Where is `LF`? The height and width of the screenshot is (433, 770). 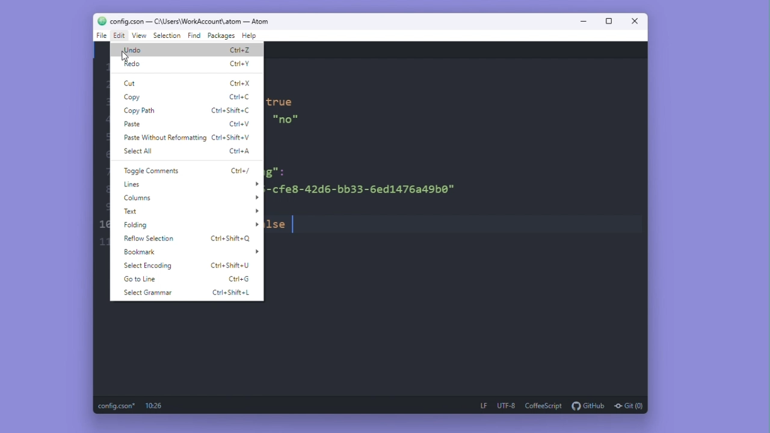
LF is located at coordinates (479, 404).